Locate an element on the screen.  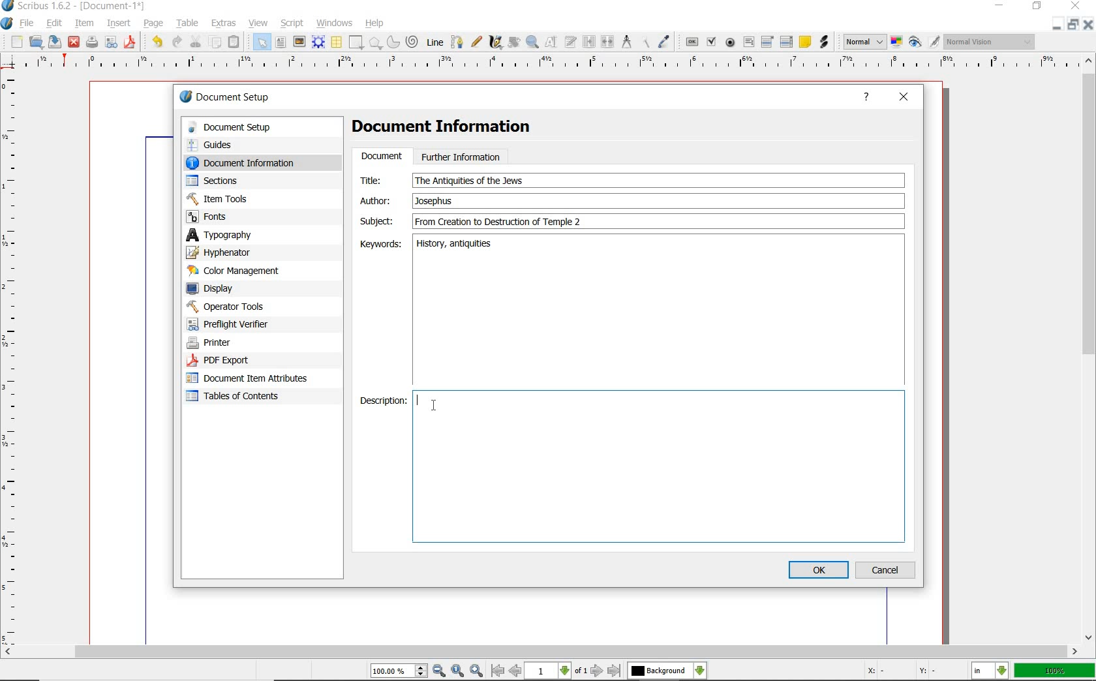
cancel is located at coordinates (887, 569).